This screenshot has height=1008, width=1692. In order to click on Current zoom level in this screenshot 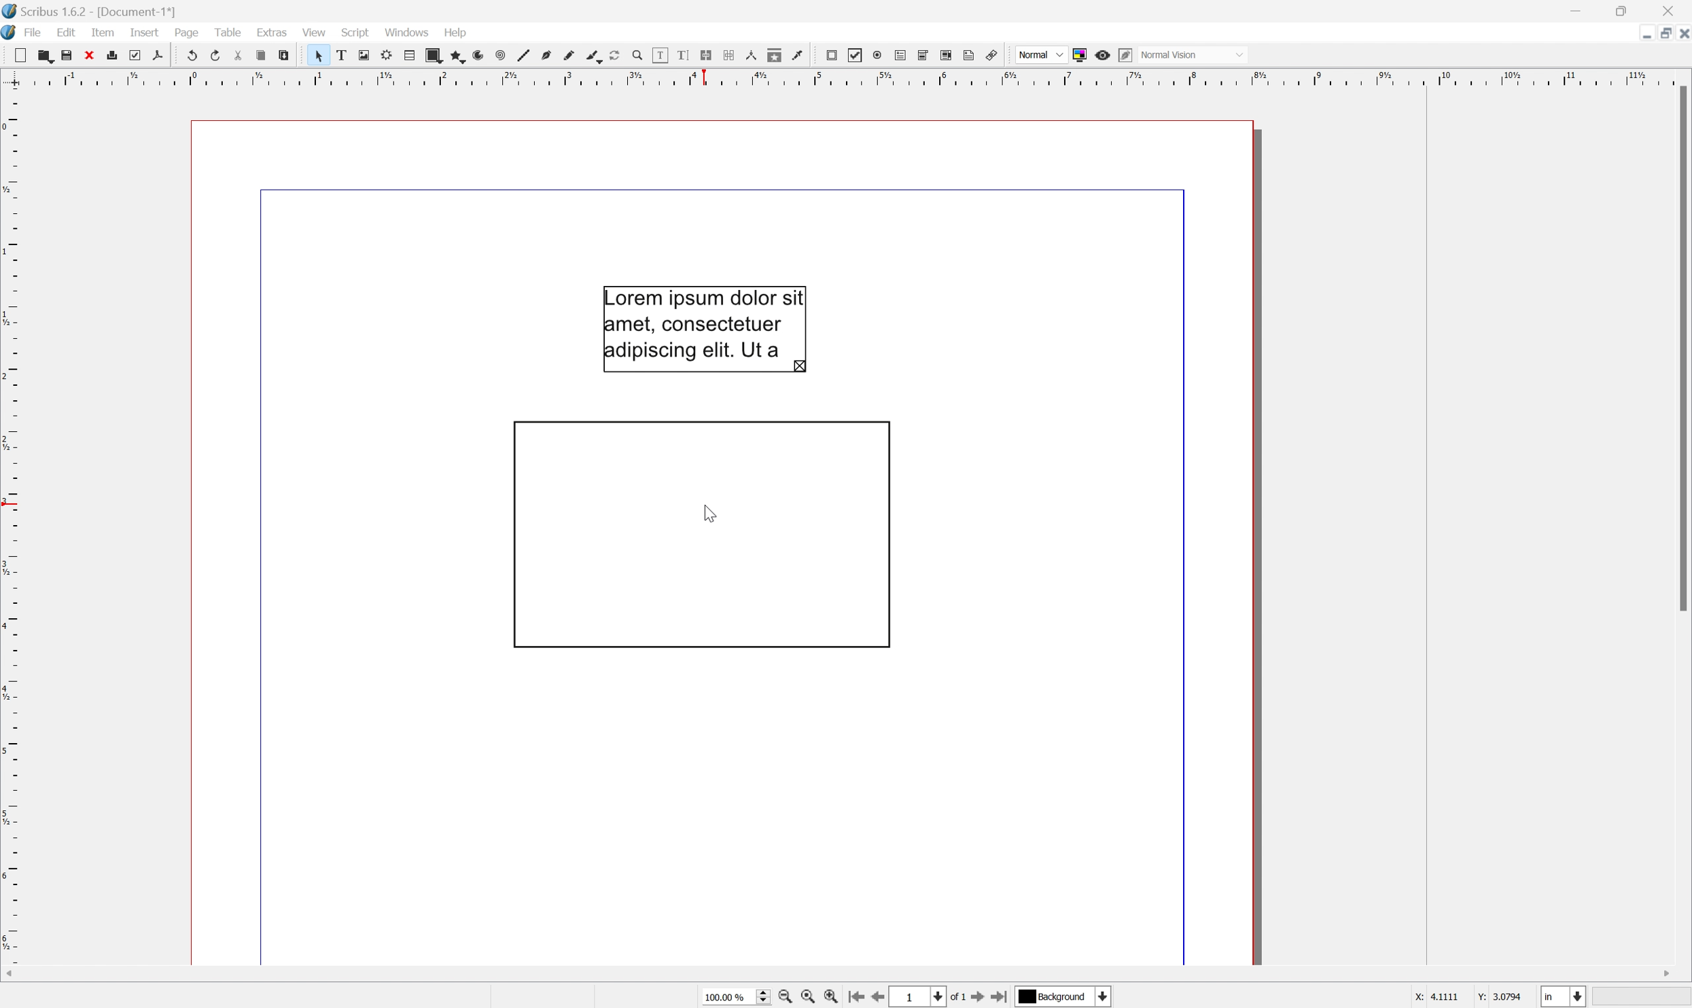, I will do `click(736, 998)`.